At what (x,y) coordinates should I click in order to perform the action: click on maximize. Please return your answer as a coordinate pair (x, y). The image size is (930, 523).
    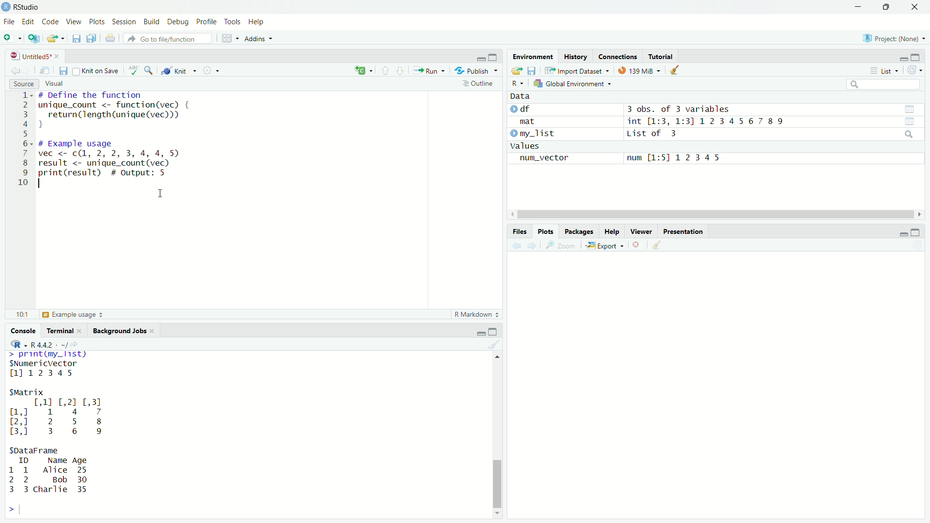
    Looking at the image, I should click on (887, 7).